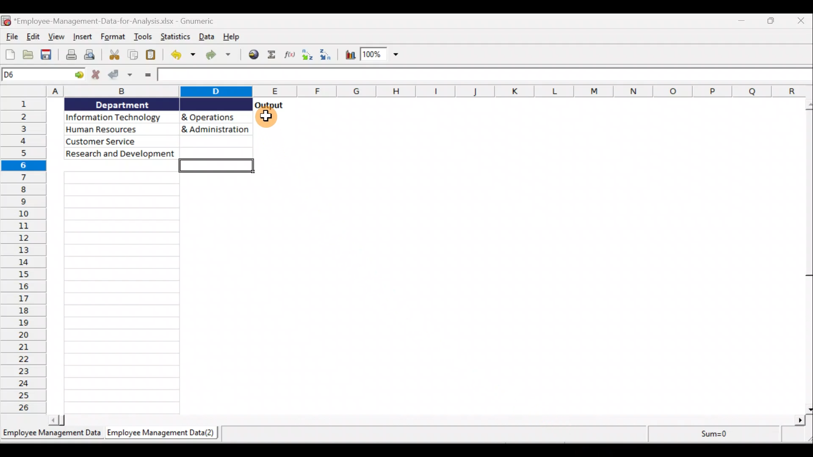 The height and width of the screenshot is (457, 813). I want to click on Insert a chart, so click(350, 55).